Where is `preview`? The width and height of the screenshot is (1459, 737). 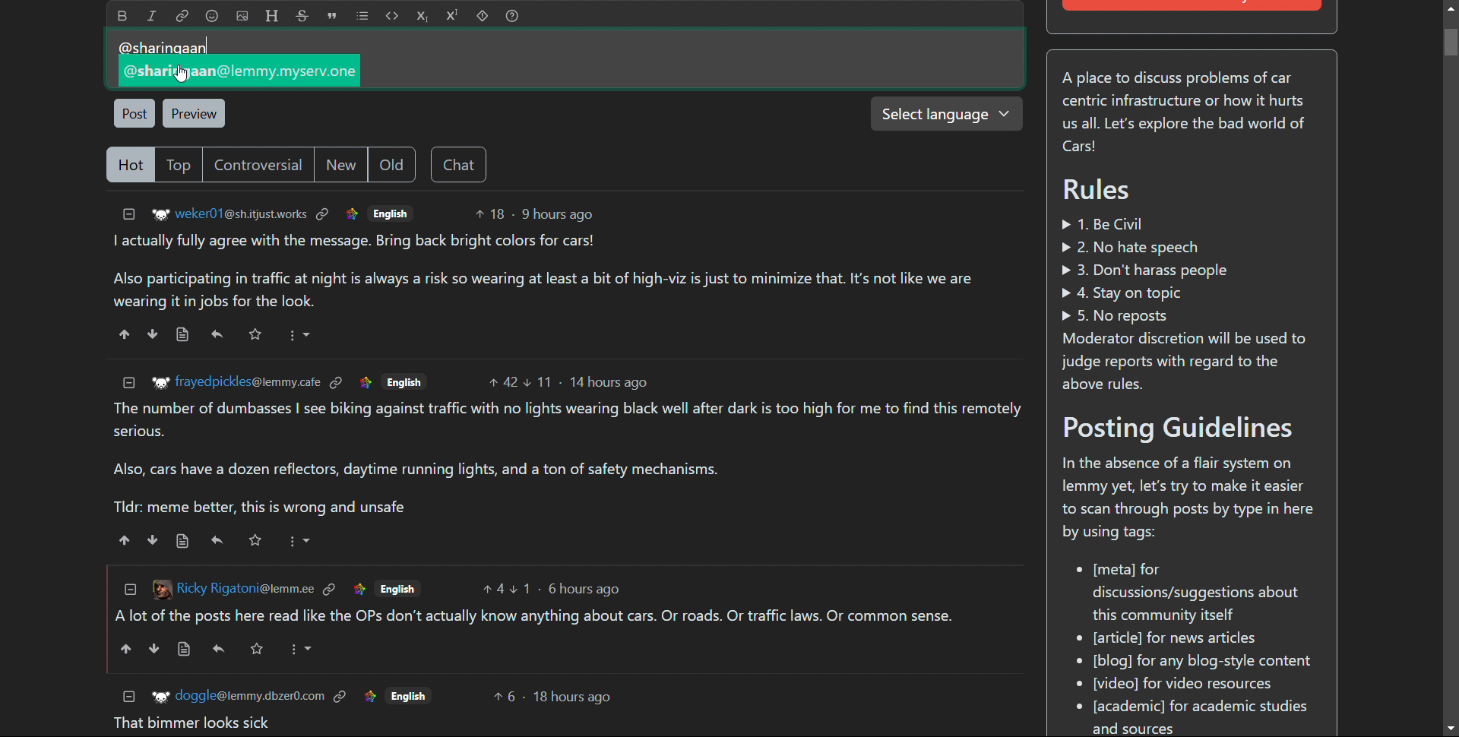
preview is located at coordinates (195, 112).